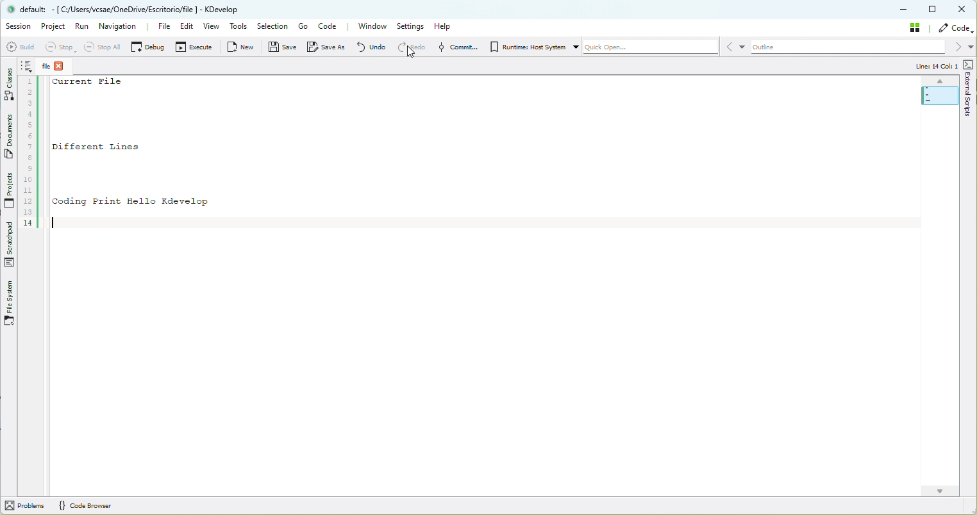 The image size is (977, 515). Describe the element at coordinates (414, 55) in the screenshot. I see `cursor` at that location.